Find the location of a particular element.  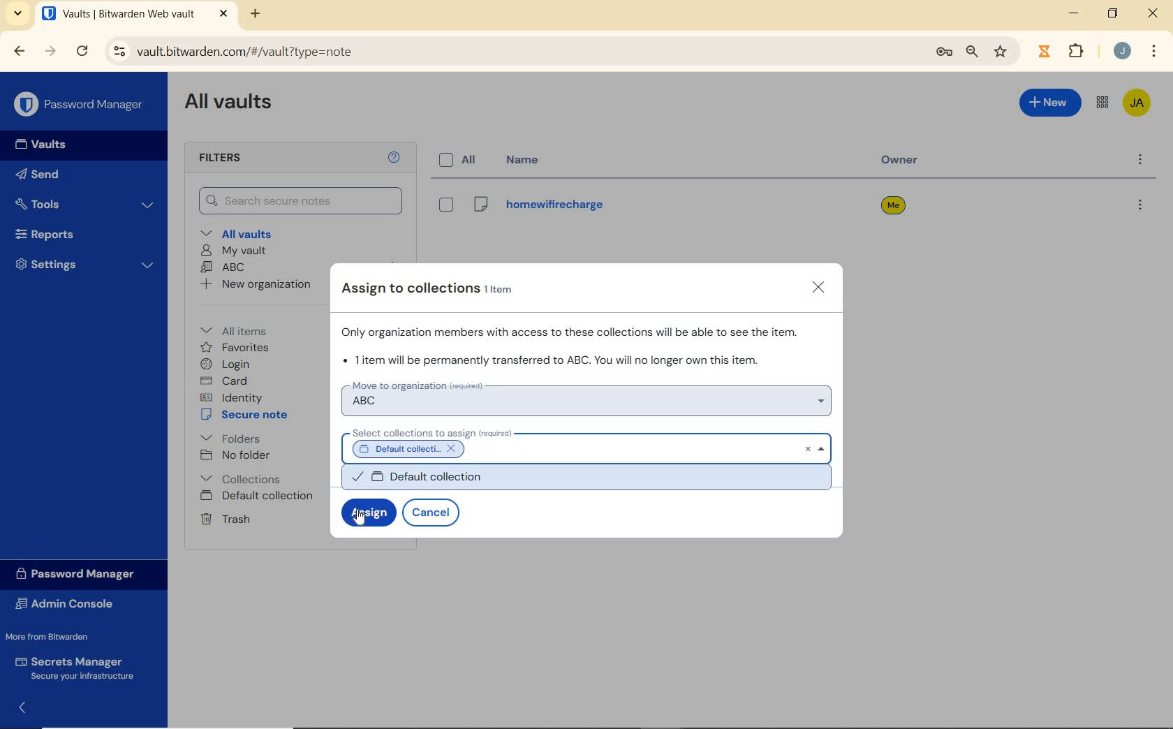

Filters is located at coordinates (236, 159).